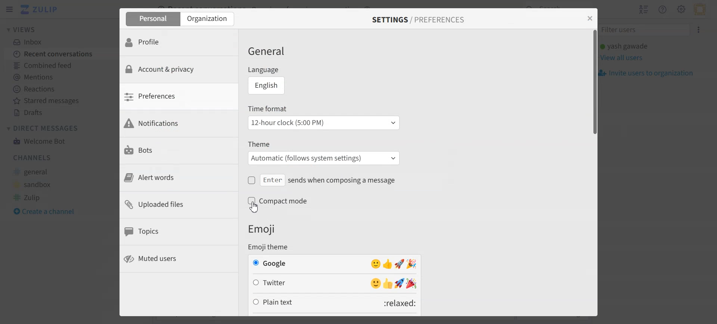 The width and height of the screenshot is (717, 324). What do you see at coordinates (179, 231) in the screenshot?
I see `Topics` at bounding box center [179, 231].